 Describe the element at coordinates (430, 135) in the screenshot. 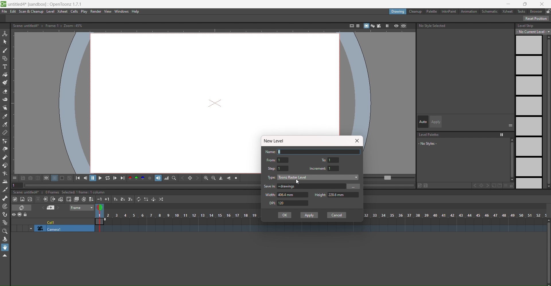

I see `level palette` at that location.